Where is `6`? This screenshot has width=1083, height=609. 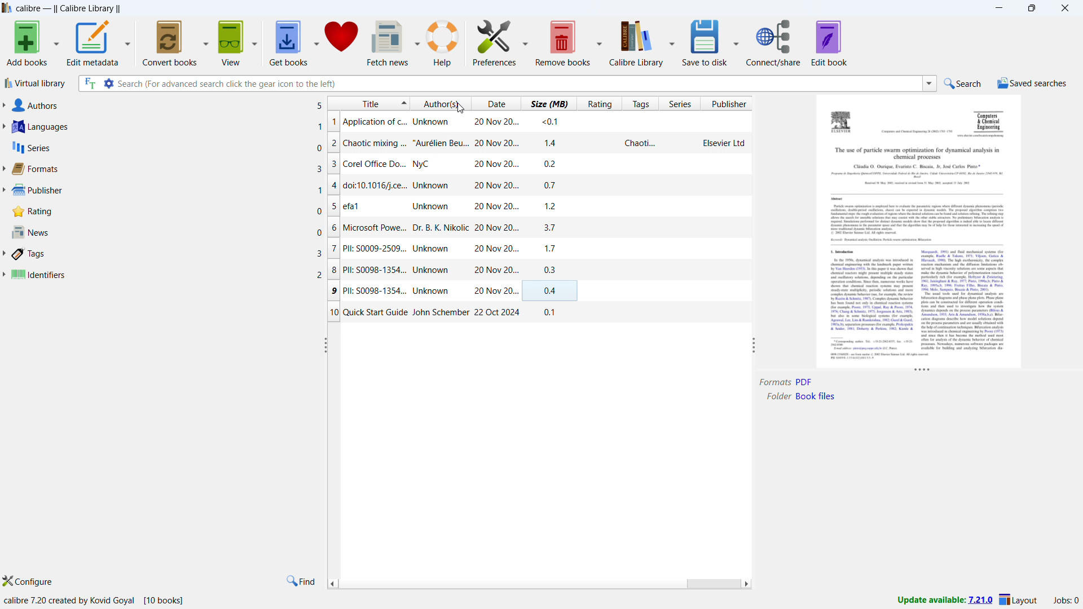
6 is located at coordinates (333, 228).